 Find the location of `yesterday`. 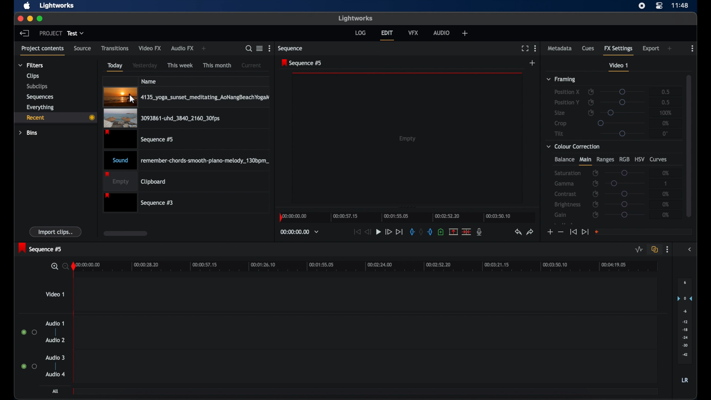

yesterday is located at coordinates (145, 66).